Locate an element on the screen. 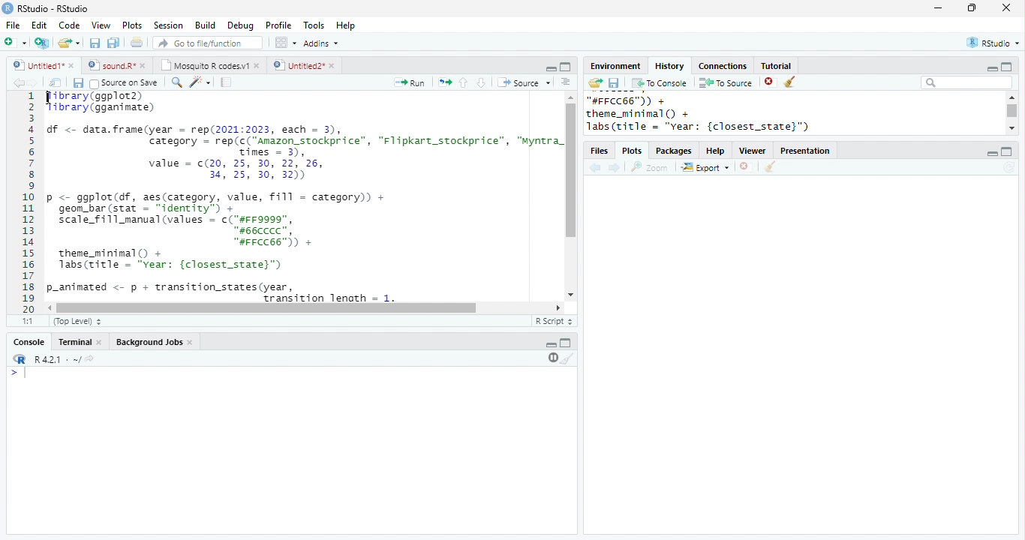 The height and width of the screenshot is (540, 1025). scroll left is located at coordinates (558, 307).